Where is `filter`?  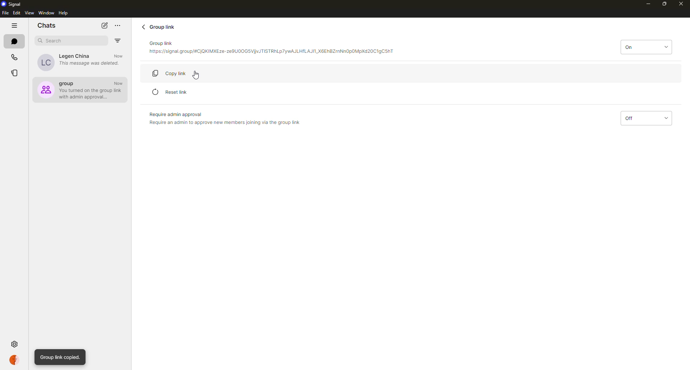
filter is located at coordinates (118, 41).